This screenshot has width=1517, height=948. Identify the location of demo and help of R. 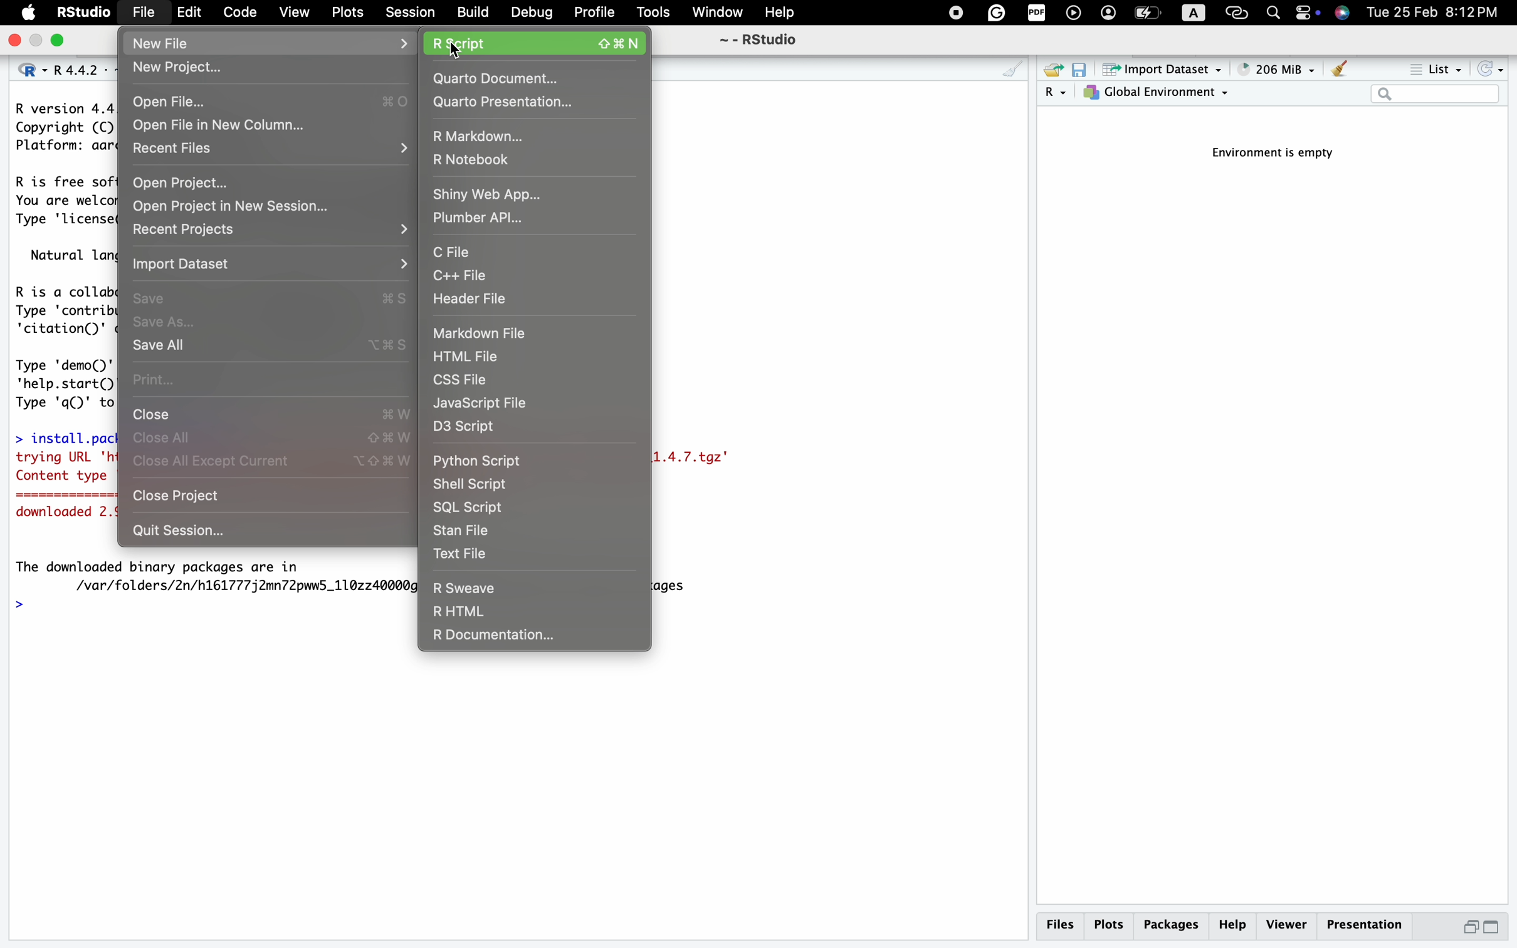
(63, 381).